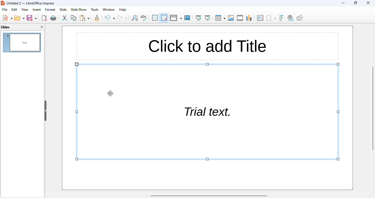  What do you see at coordinates (50, 9) in the screenshot?
I see `format` at bounding box center [50, 9].